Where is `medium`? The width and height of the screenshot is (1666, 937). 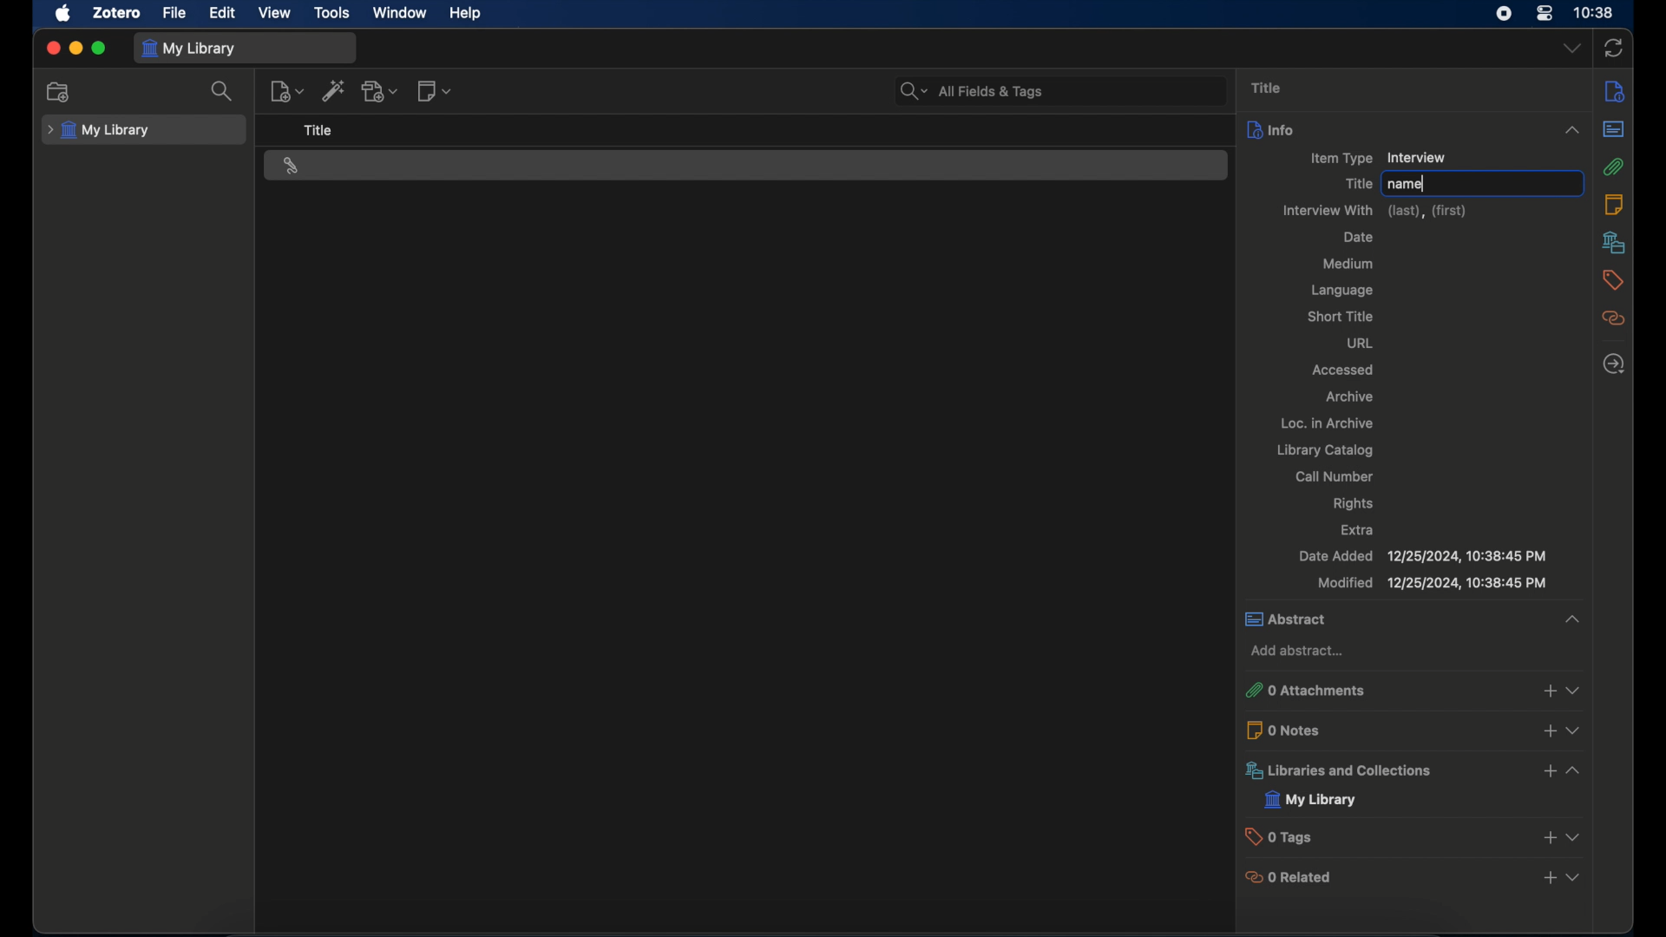 medium is located at coordinates (1348, 264).